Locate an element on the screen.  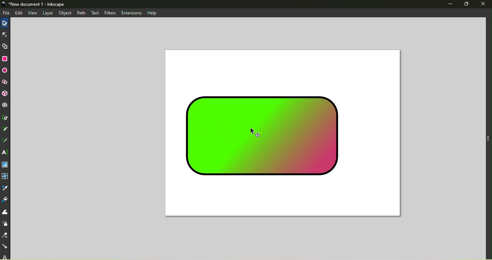
Mesh tool is located at coordinates (6, 177).